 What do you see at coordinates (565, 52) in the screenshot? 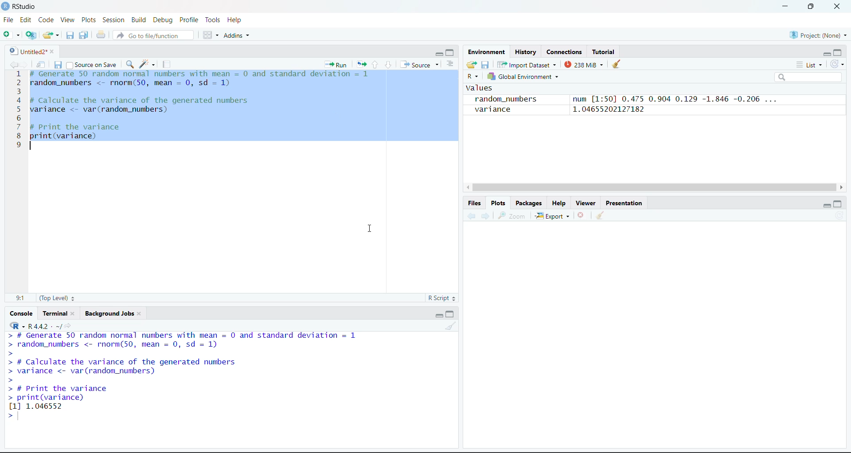
I see `Connections` at bounding box center [565, 52].